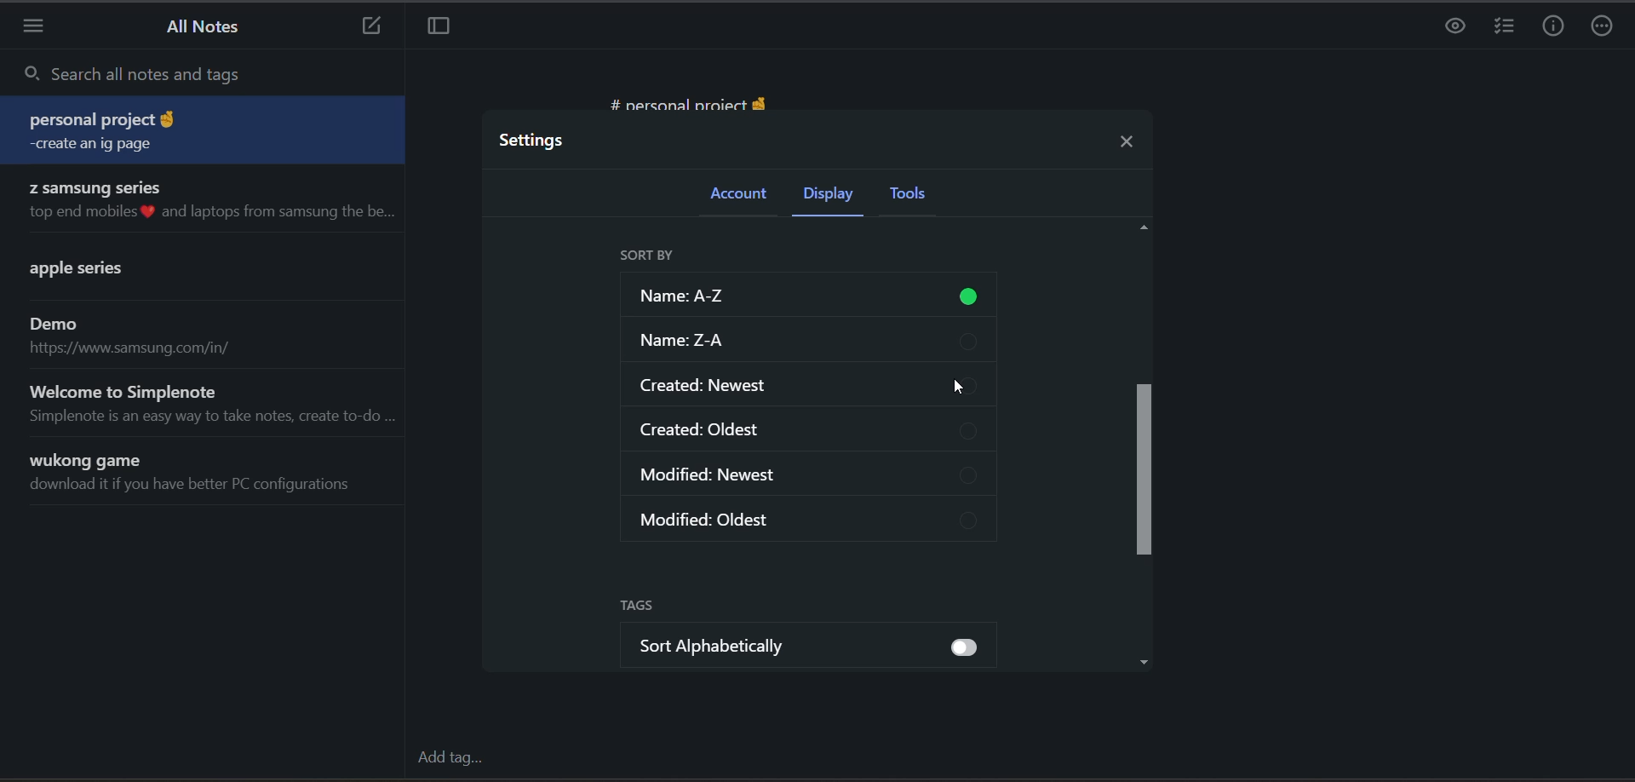 The image size is (1635, 782). Describe the element at coordinates (1139, 661) in the screenshot. I see `Down` at that location.